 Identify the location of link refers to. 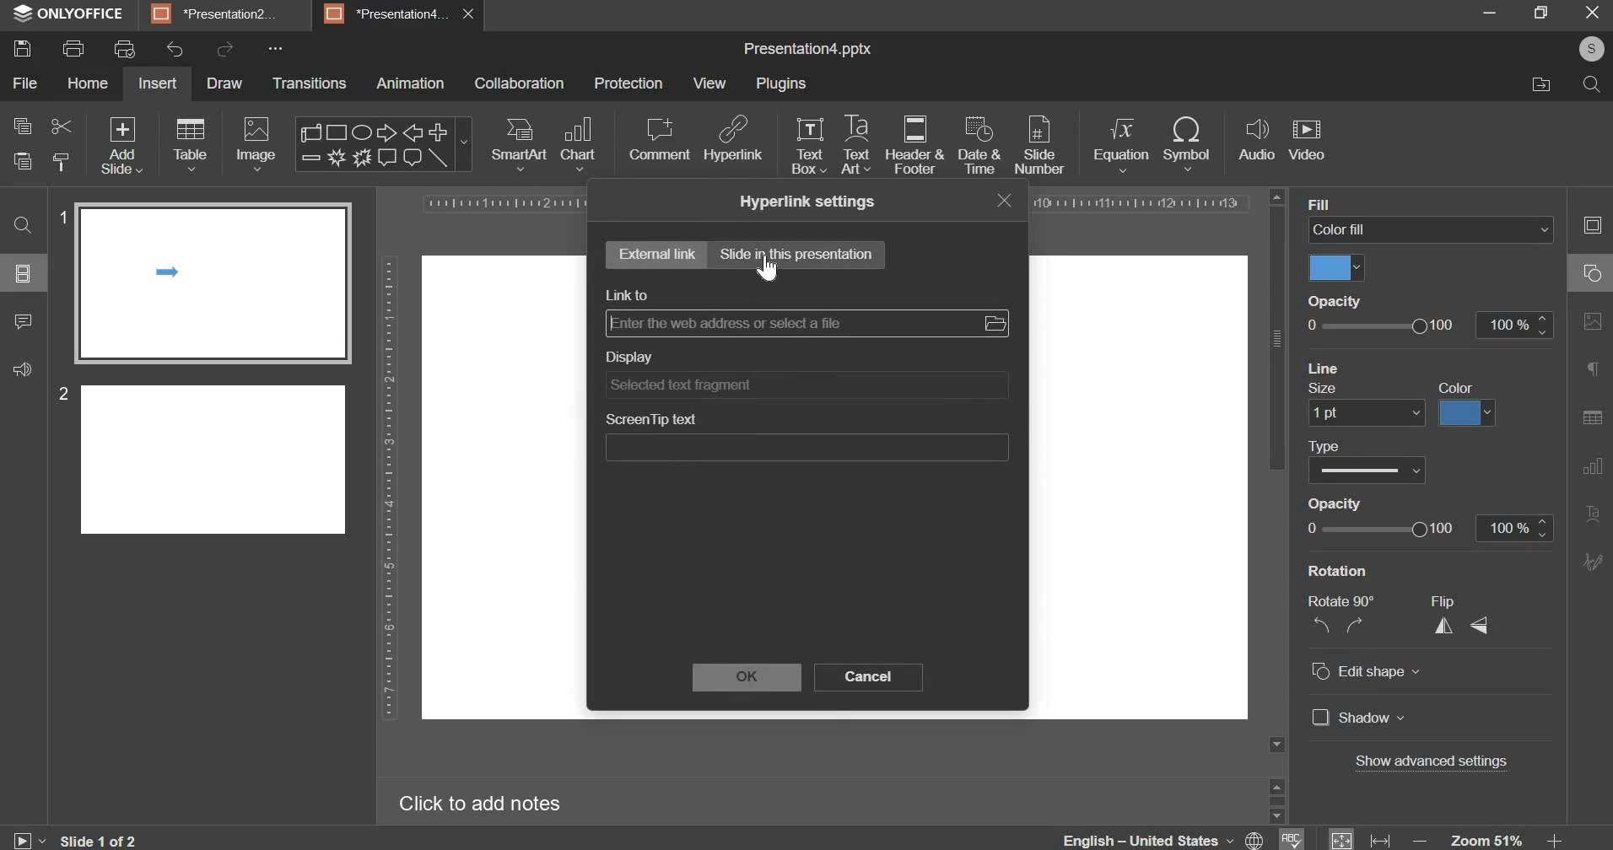
(807, 322).